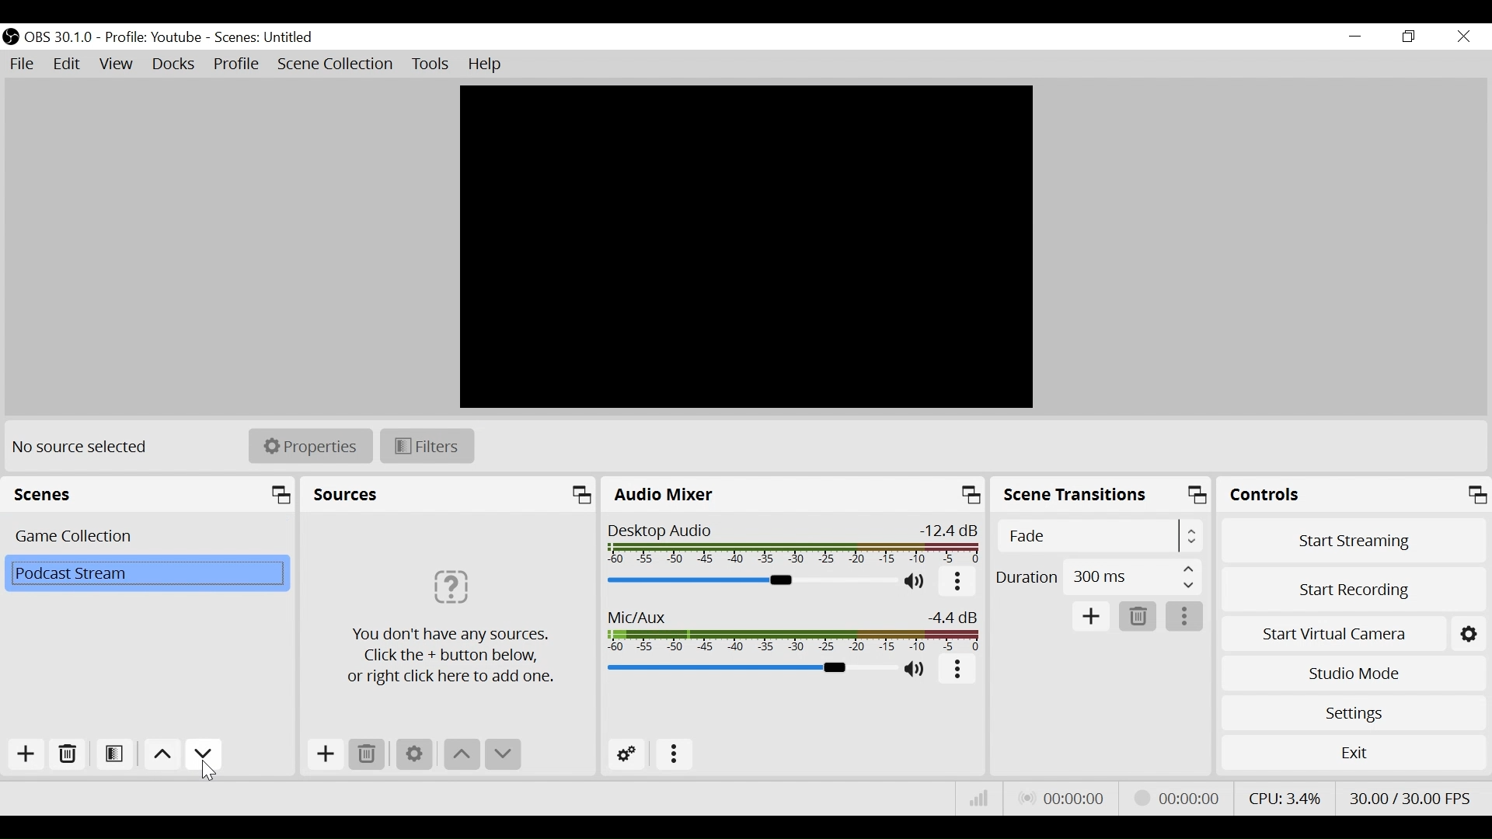 This screenshot has height=839, width=1492. I want to click on Controls, so click(1354, 494).